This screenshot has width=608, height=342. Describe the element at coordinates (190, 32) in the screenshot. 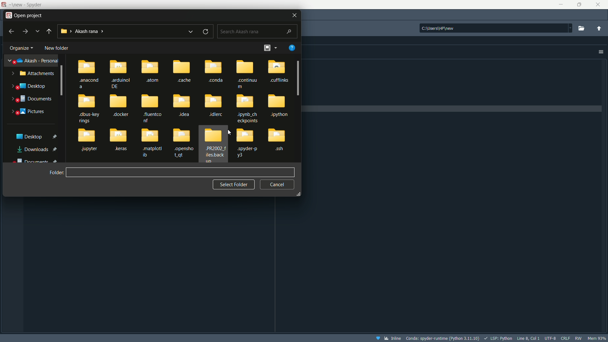

I see `recent locations` at that location.